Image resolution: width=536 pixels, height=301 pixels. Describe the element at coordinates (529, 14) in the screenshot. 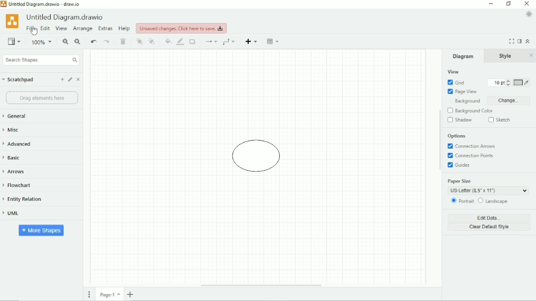

I see `Appearance` at that location.